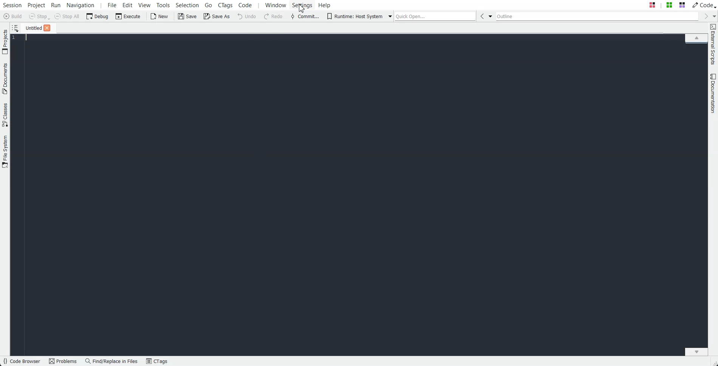 This screenshot has width=718, height=366. What do you see at coordinates (696, 44) in the screenshot?
I see `File Overview` at bounding box center [696, 44].